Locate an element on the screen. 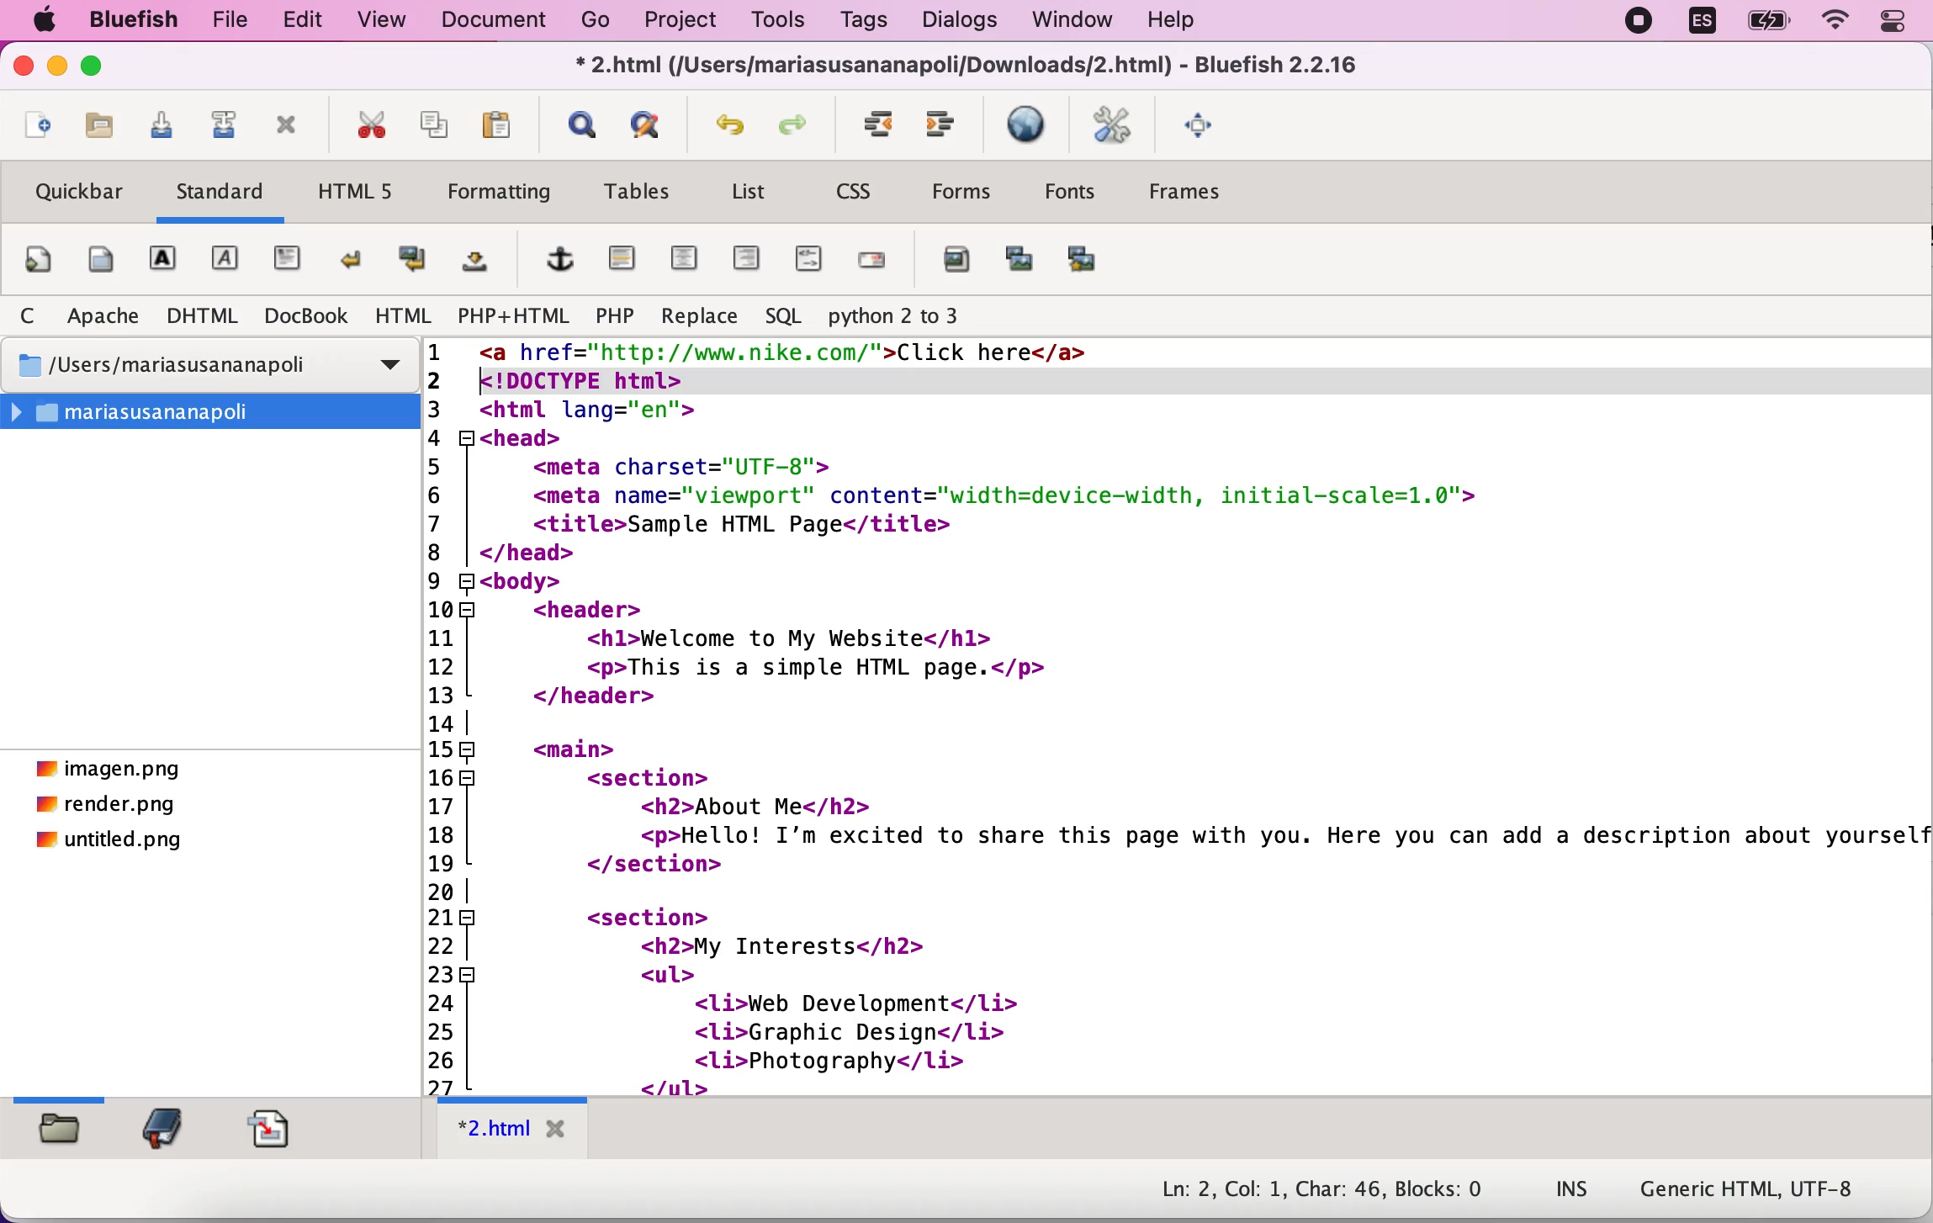 The image size is (1933, 1223). cut is located at coordinates (367, 123).